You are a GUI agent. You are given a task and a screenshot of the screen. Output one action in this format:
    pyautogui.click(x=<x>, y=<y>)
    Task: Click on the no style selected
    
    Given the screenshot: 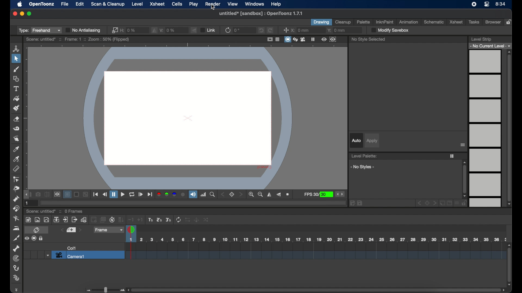 What is the action you would take?
    pyautogui.click(x=368, y=39)
    